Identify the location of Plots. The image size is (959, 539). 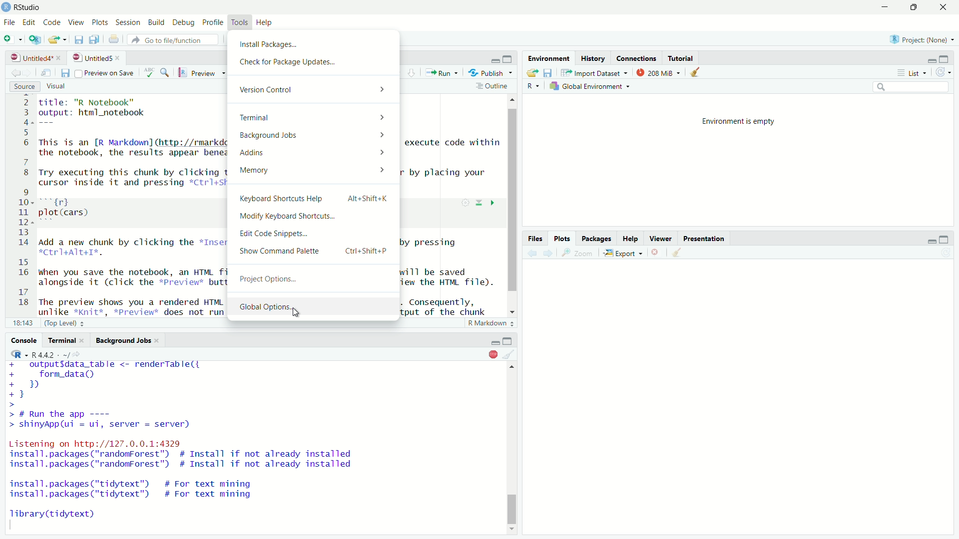
(562, 239).